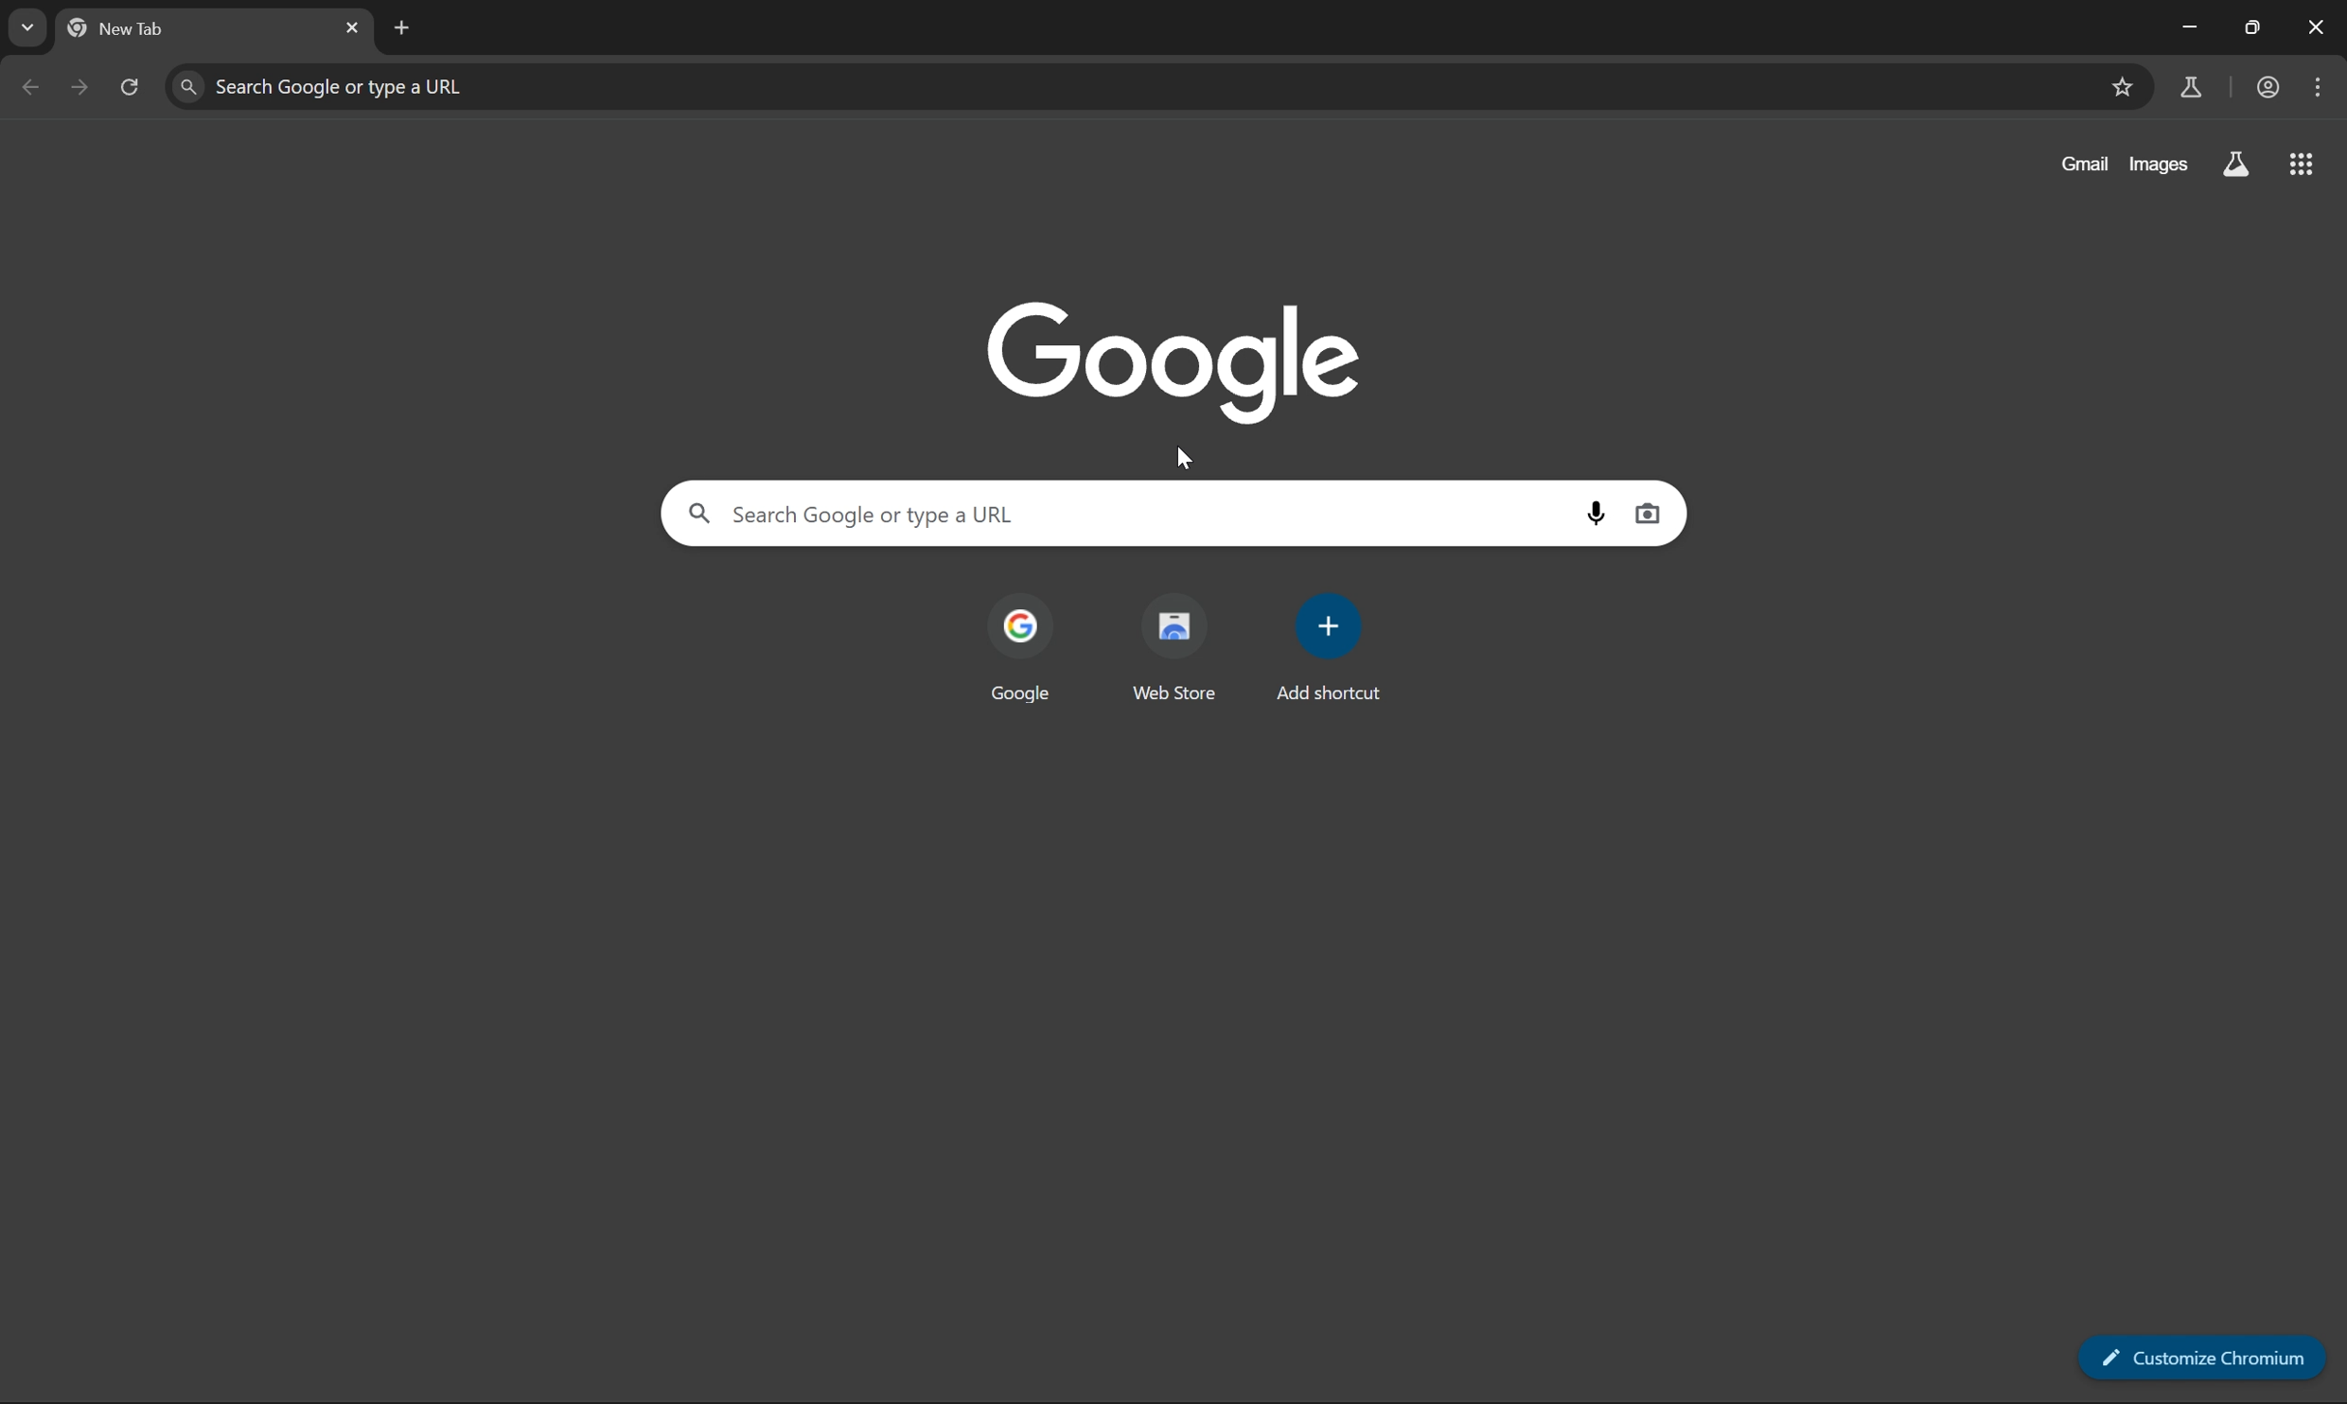 Image resolution: width=2347 pixels, height=1404 pixels. Describe the element at coordinates (32, 88) in the screenshot. I see `previous` at that location.